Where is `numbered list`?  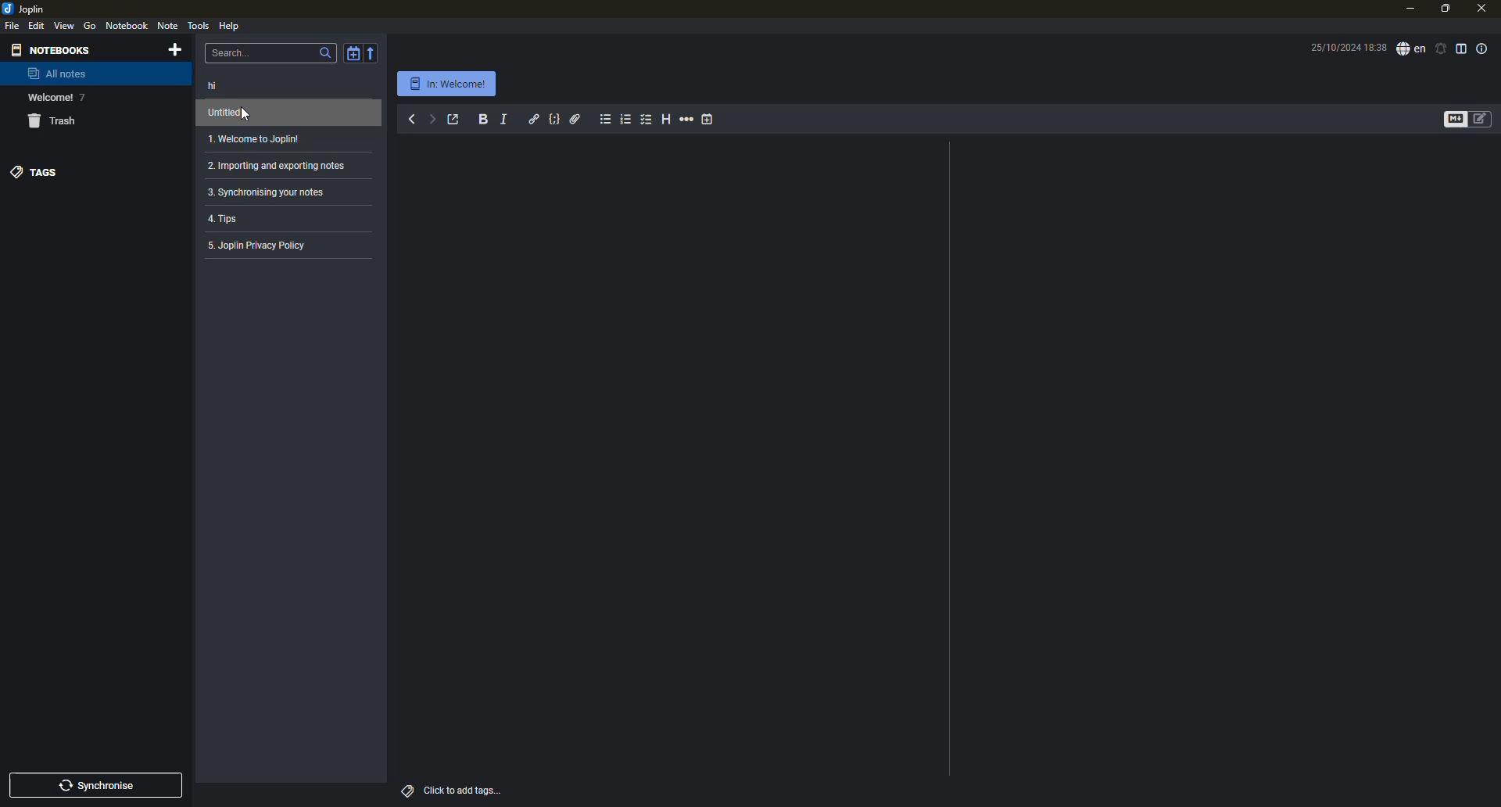 numbered list is located at coordinates (626, 120).